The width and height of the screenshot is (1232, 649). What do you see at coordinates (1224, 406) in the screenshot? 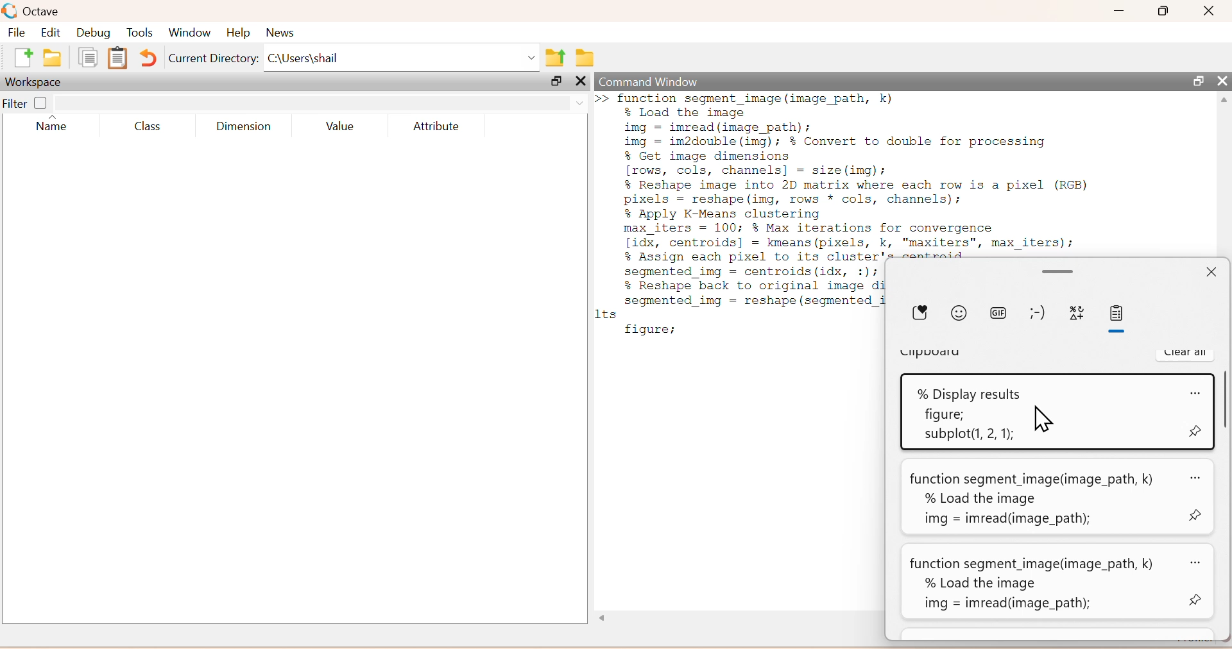
I see `scroll bar` at bounding box center [1224, 406].